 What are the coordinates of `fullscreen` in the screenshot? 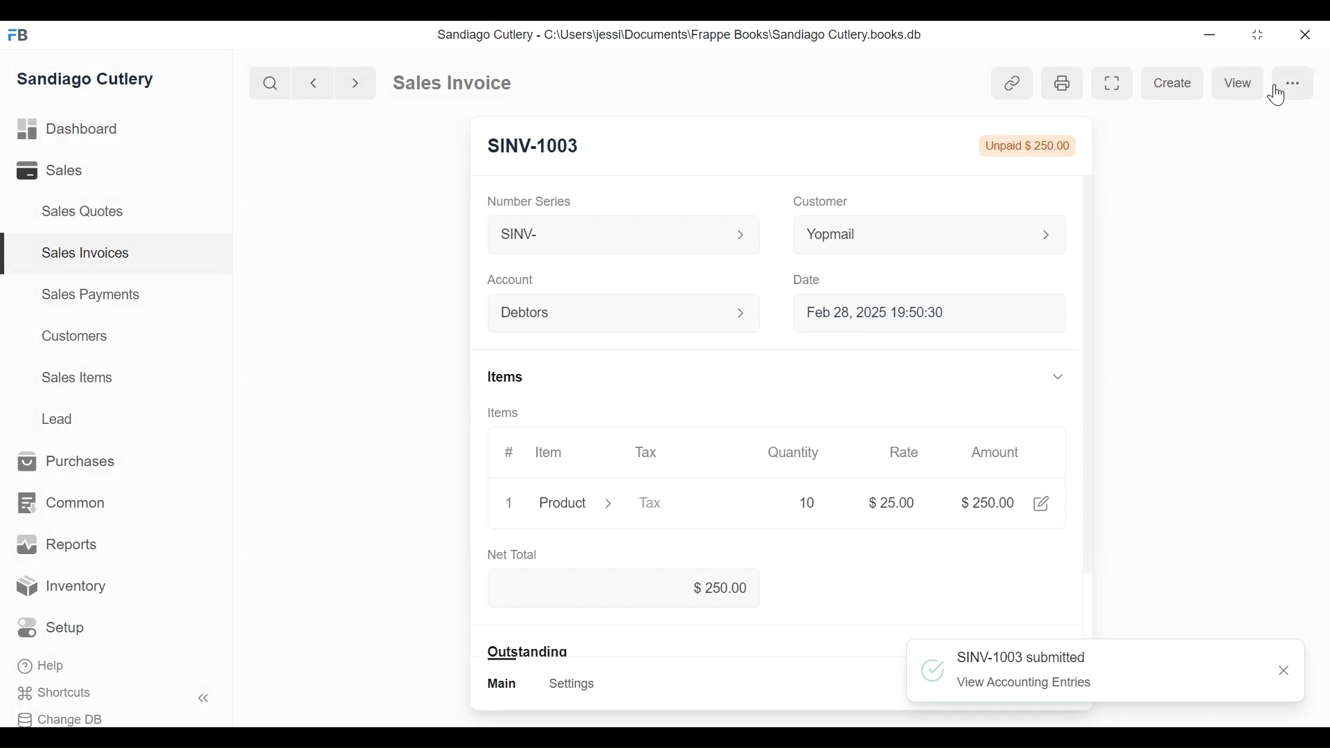 It's located at (1114, 82).